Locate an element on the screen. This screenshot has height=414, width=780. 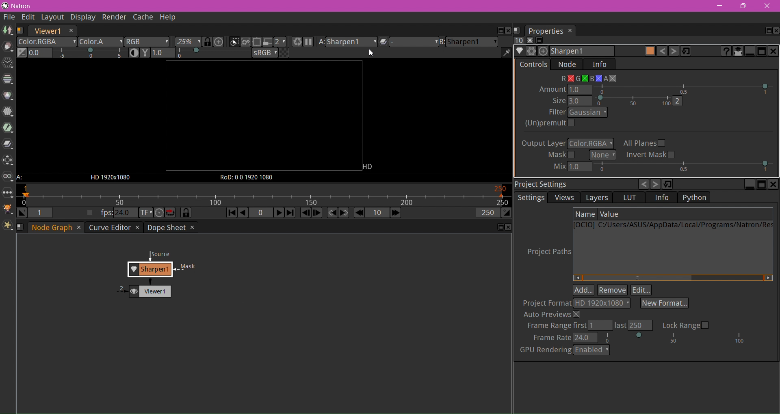
Close pane is located at coordinates (507, 227).